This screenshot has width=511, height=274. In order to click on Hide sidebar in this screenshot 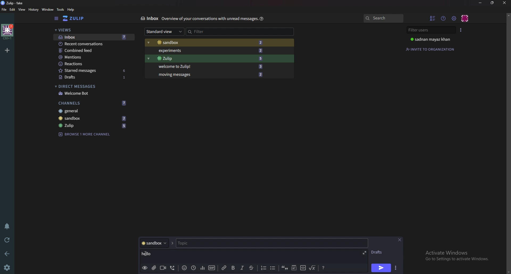, I will do `click(56, 19)`.